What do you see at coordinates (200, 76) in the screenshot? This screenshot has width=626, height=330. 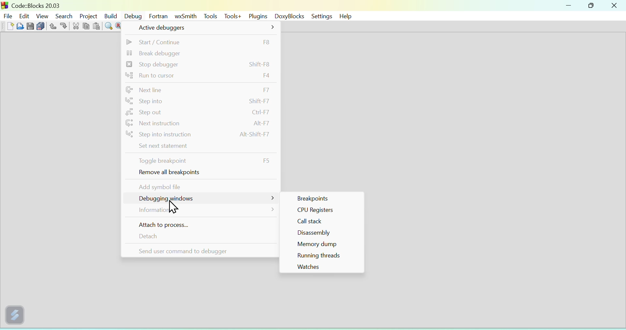 I see `run to cursor` at bounding box center [200, 76].